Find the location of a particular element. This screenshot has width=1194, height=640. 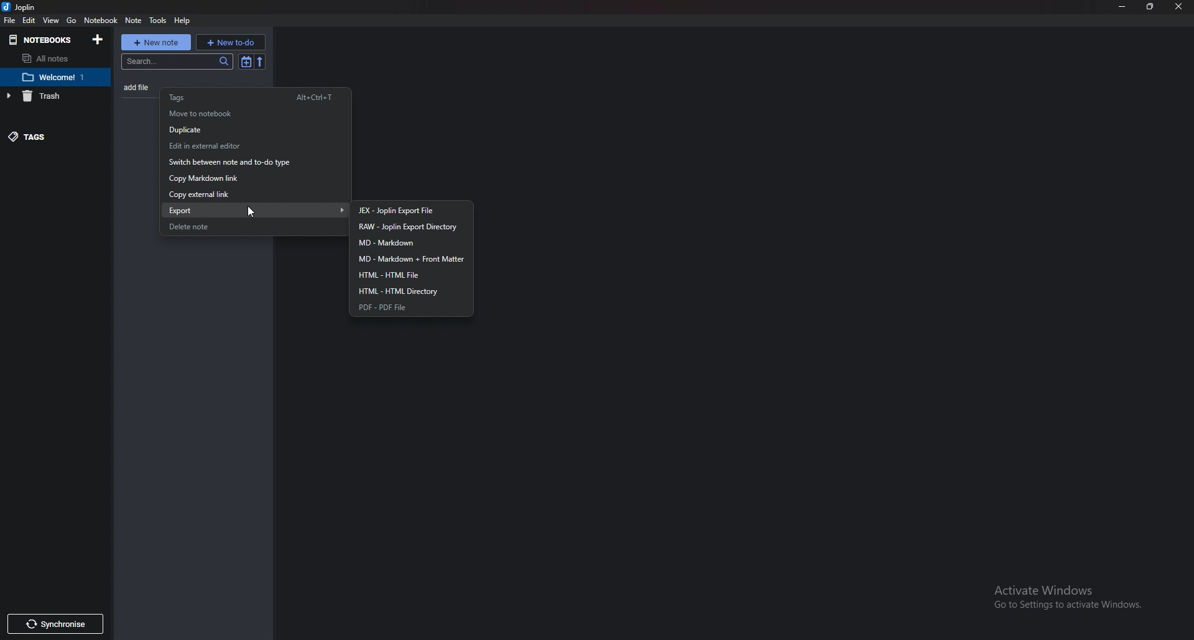

Activate Windows
Go to Settings to activate Windows. is located at coordinates (1072, 598).